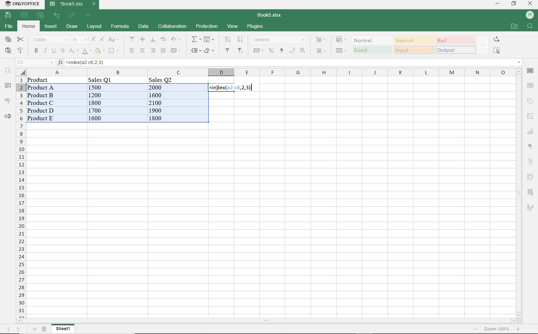  What do you see at coordinates (498, 4) in the screenshot?
I see `minimize` at bounding box center [498, 4].